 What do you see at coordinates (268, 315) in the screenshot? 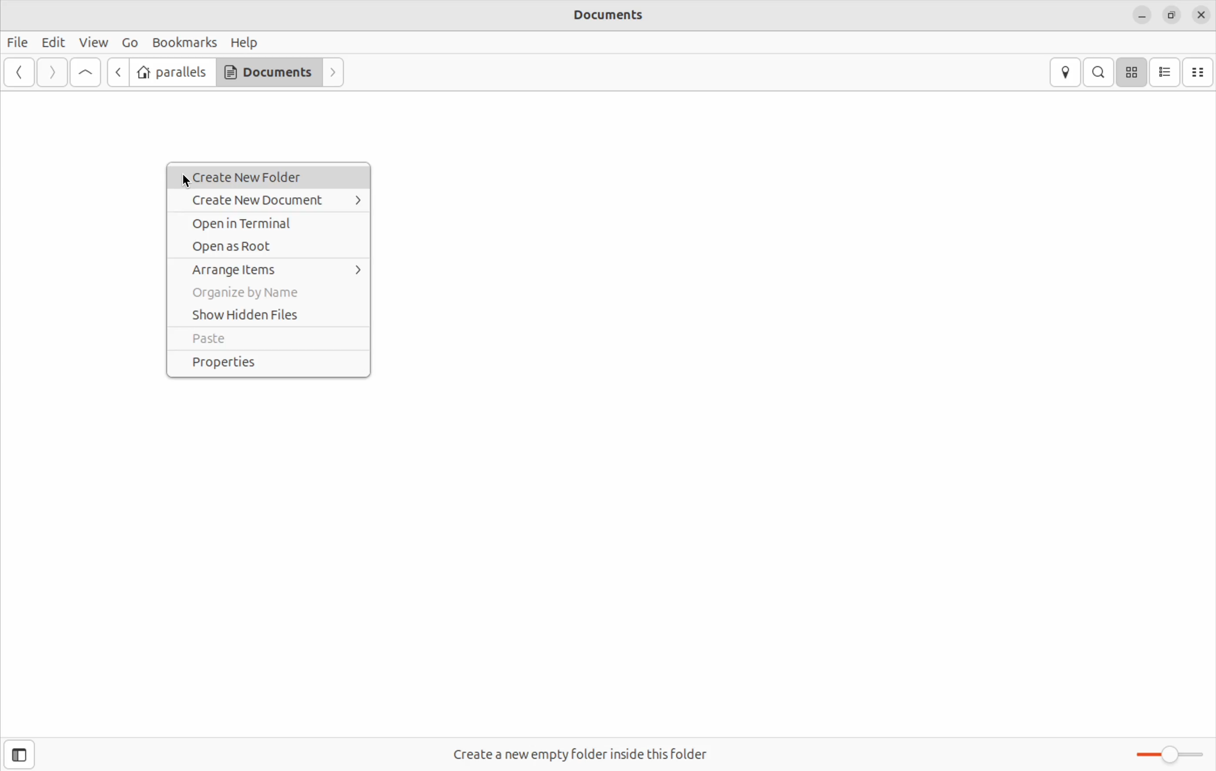
I see `Show Hidden Files` at bounding box center [268, 315].